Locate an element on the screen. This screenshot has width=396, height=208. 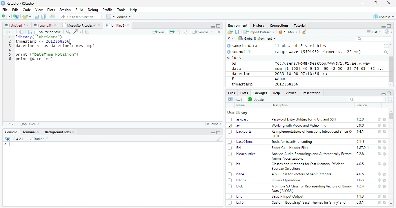
Build is located at coordinates (79, 10).